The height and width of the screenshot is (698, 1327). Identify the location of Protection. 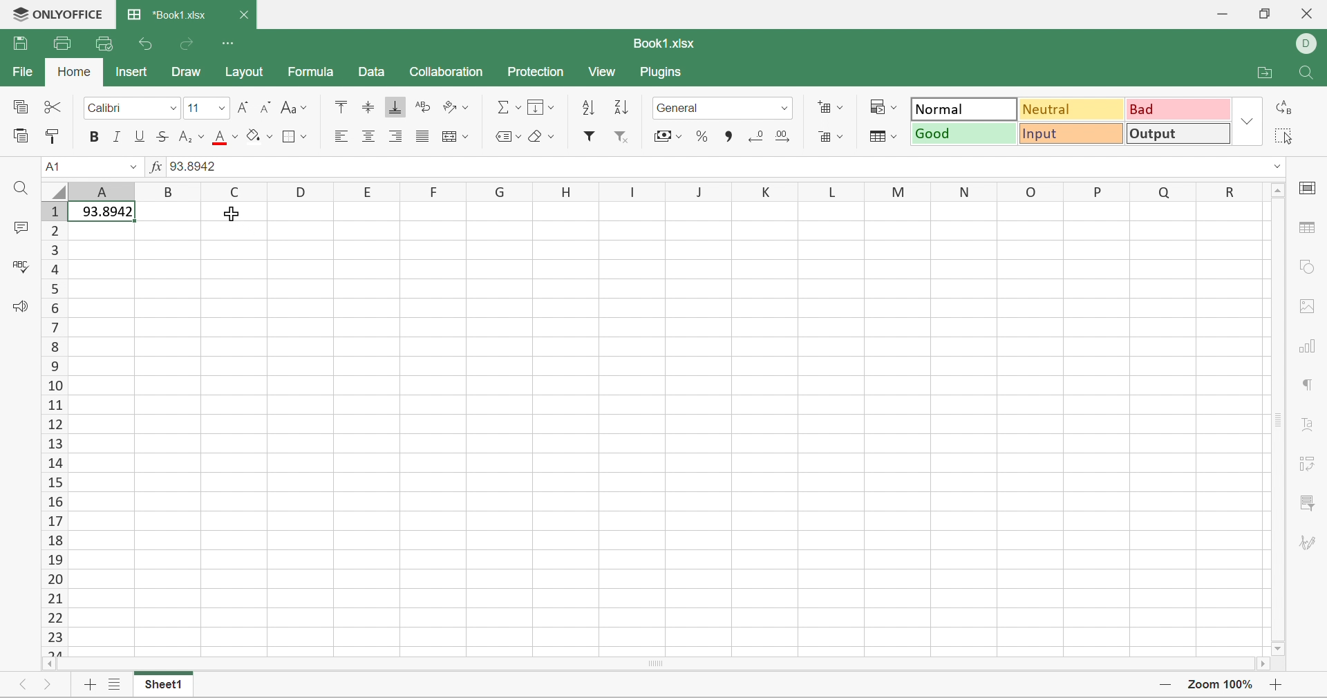
(537, 71).